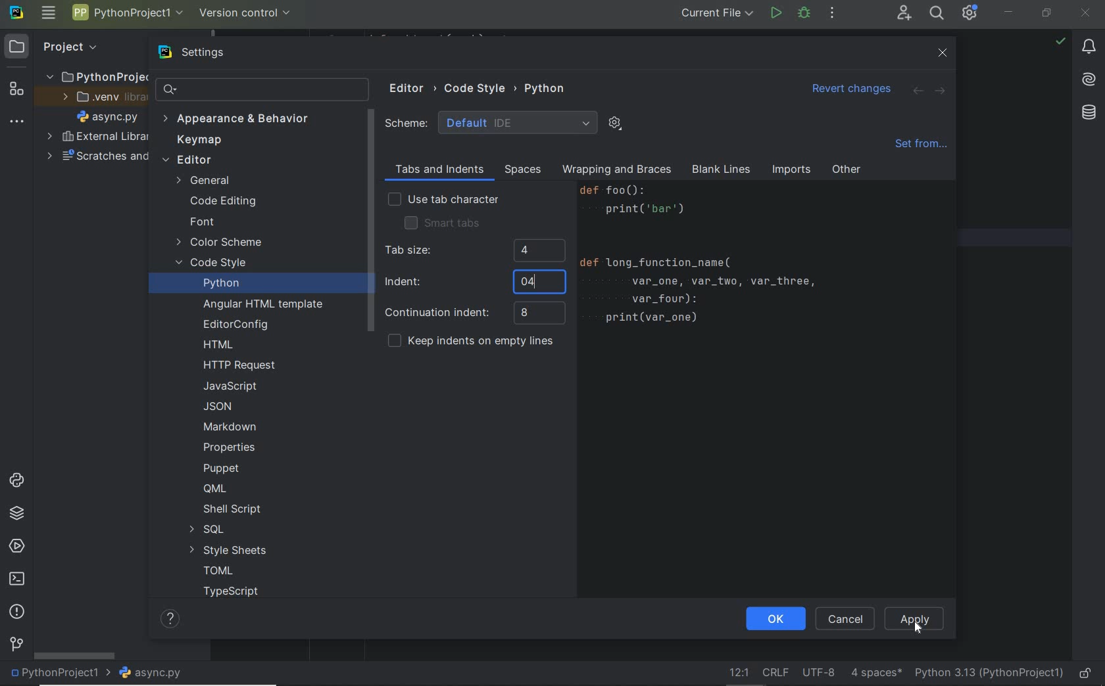 The width and height of the screenshot is (1105, 686). I want to click on more actions, so click(832, 13).